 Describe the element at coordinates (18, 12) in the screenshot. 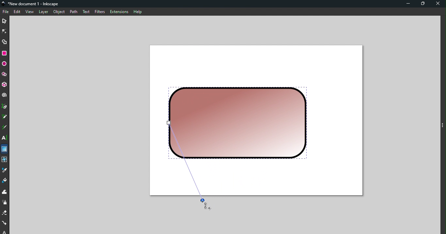

I see `Edit` at that location.